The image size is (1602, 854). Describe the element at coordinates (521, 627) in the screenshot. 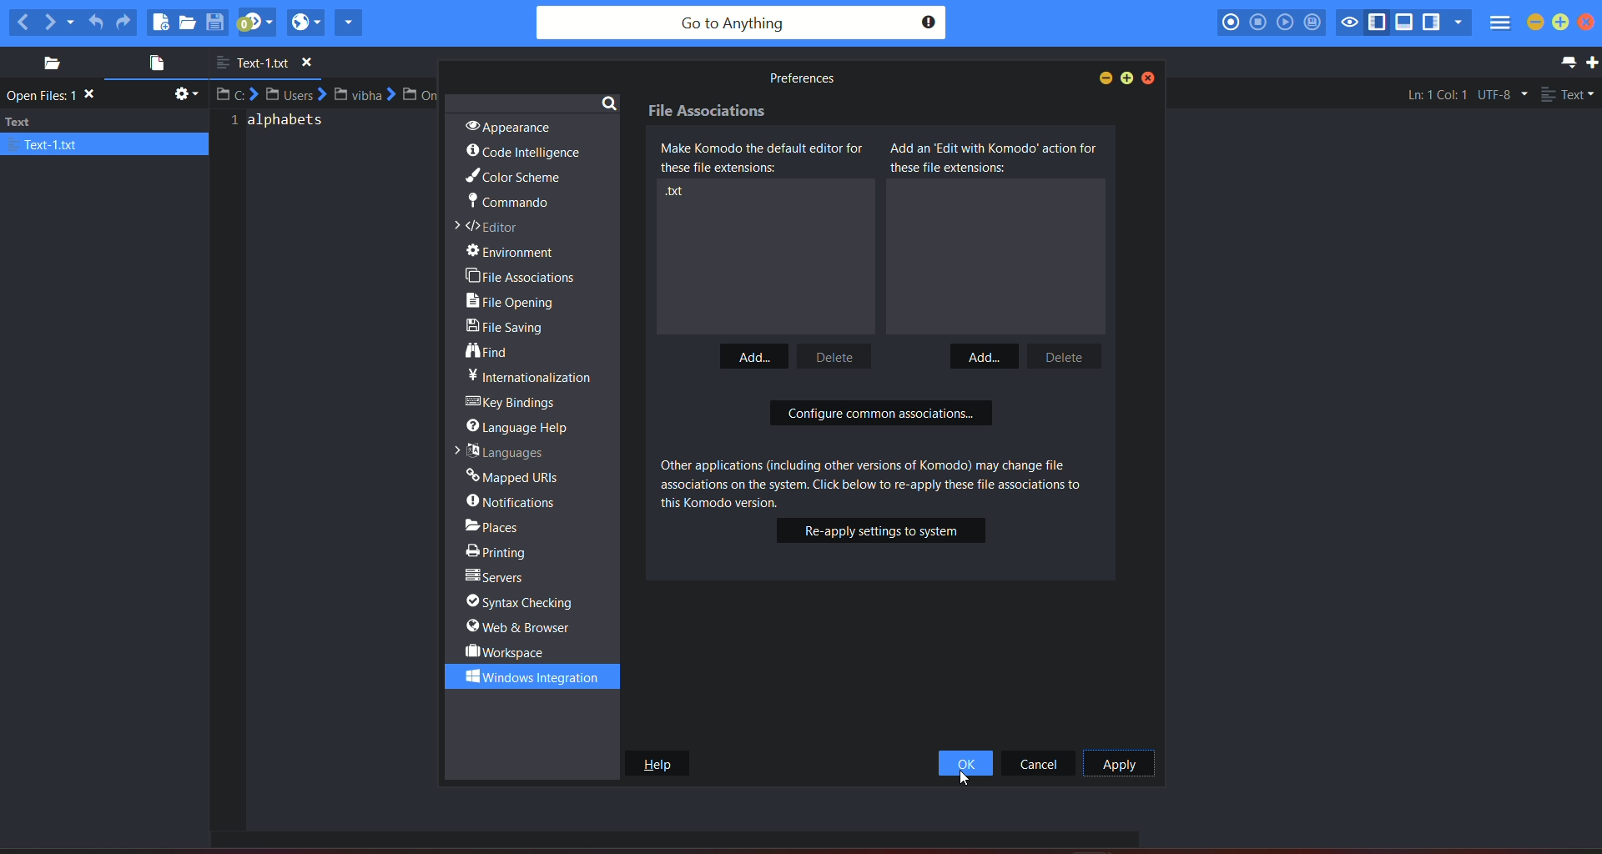

I see `web & browser` at that location.